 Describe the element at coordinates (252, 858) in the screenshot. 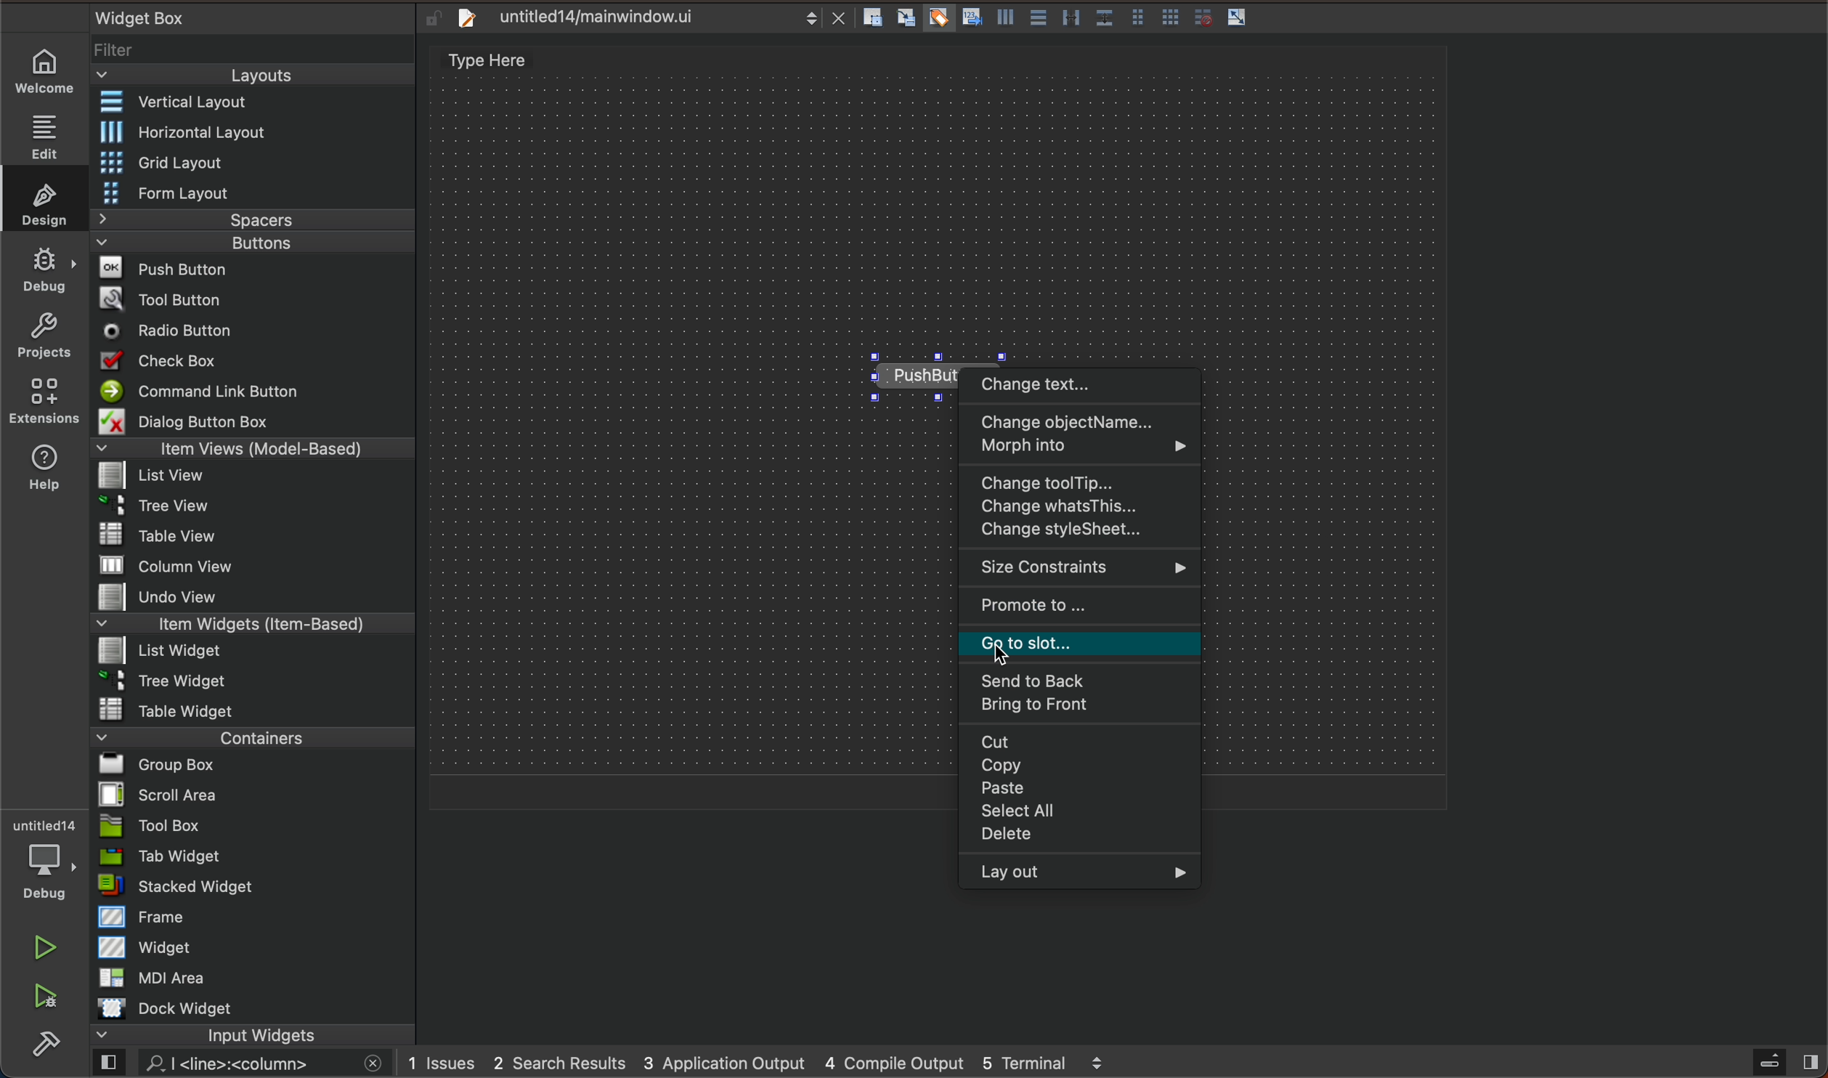

I see `tab widget` at that location.